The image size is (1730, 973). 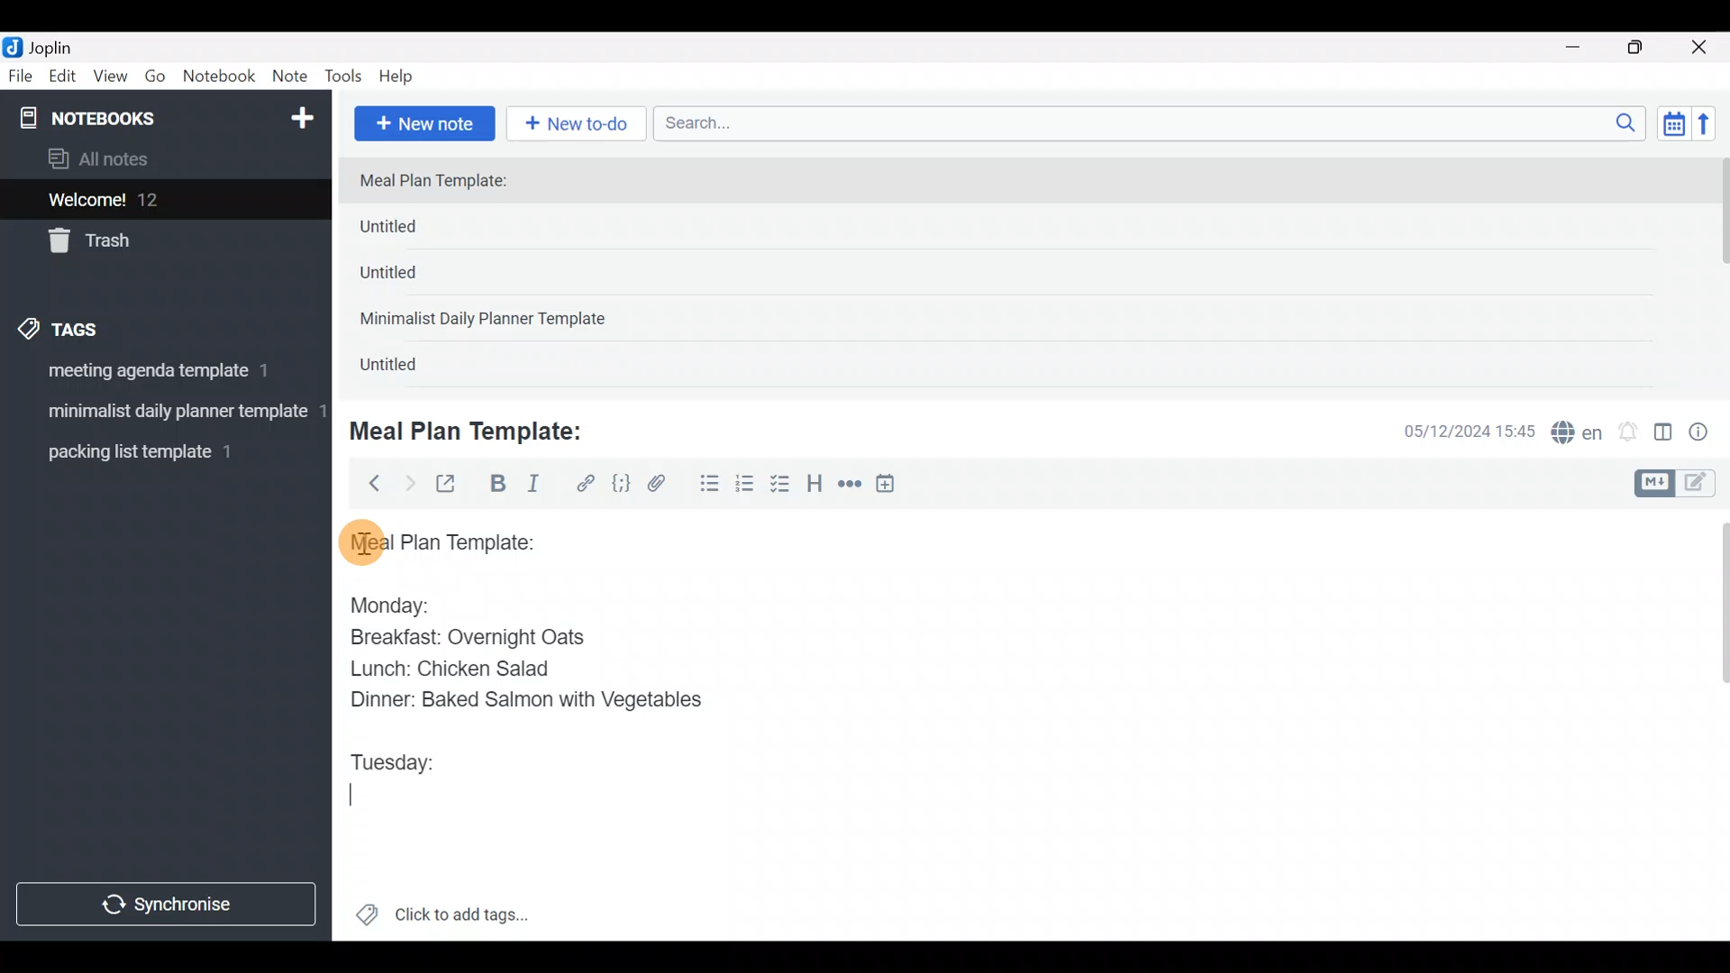 I want to click on Minimalist Daily Planner Template, so click(x=488, y=321).